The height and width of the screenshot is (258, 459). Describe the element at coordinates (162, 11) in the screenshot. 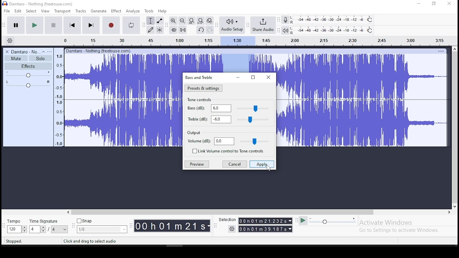

I see `help` at that location.